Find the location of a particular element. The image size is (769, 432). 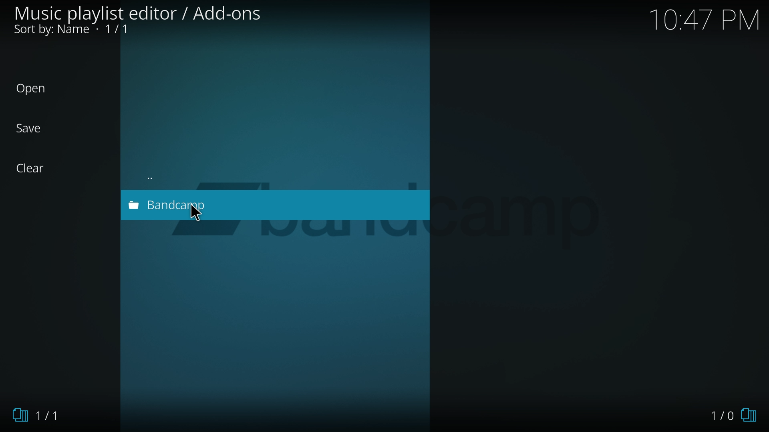

Clear is located at coordinates (36, 168).